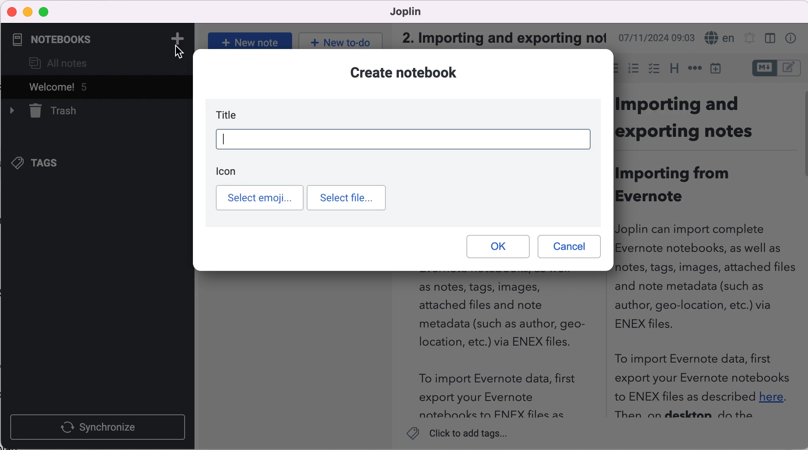  Describe the element at coordinates (497, 248) in the screenshot. I see `ok` at that location.